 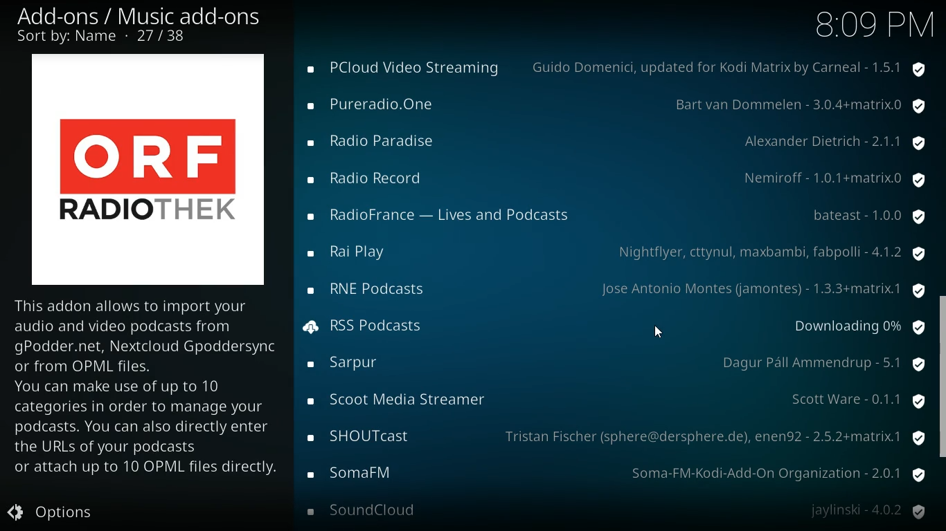 I want to click on Sarpur, so click(x=350, y=364).